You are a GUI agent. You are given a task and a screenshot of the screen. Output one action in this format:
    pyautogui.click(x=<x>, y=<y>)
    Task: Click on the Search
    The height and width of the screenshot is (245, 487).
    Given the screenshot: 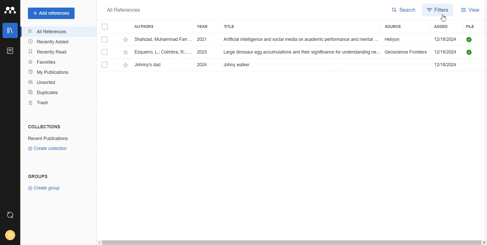 What is the action you would take?
    pyautogui.click(x=404, y=10)
    